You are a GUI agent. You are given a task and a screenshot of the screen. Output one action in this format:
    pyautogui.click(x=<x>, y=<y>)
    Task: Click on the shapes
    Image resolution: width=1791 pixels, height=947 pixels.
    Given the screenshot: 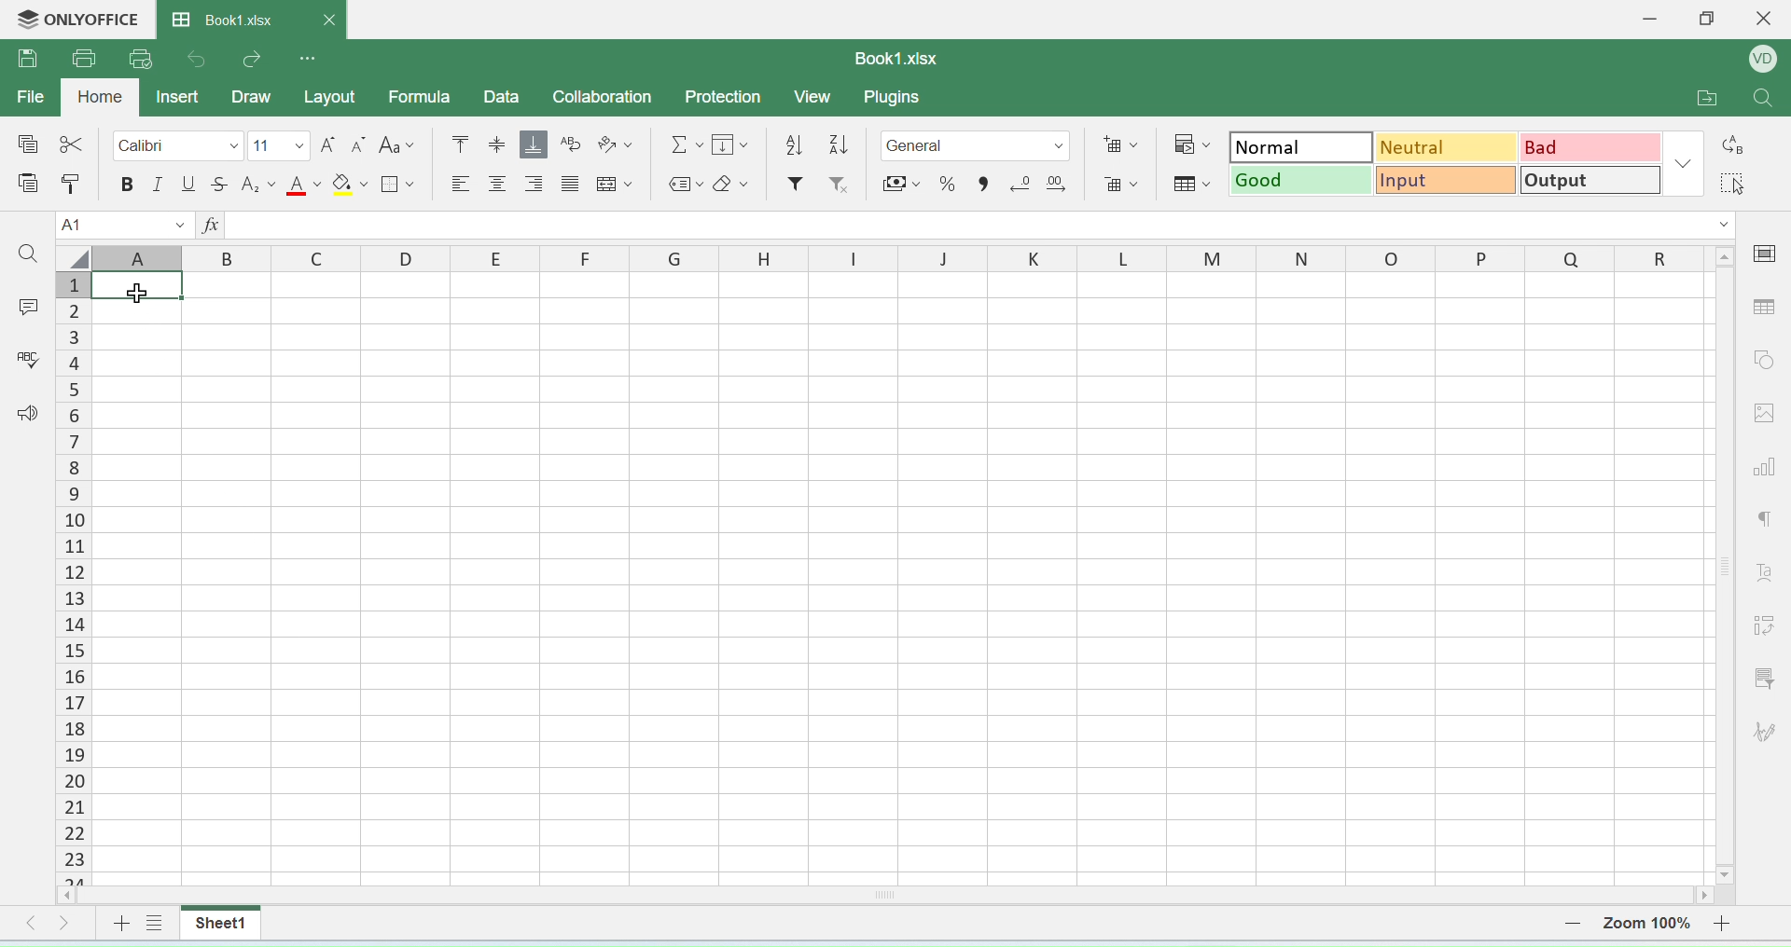 What is the action you would take?
    pyautogui.click(x=1765, y=357)
    